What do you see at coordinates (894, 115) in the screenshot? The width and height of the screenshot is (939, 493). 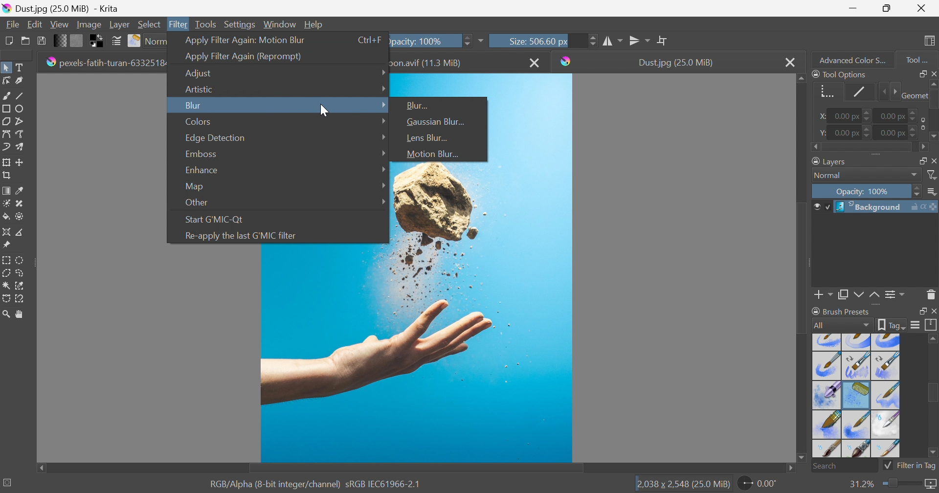 I see `0.00 px` at bounding box center [894, 115].